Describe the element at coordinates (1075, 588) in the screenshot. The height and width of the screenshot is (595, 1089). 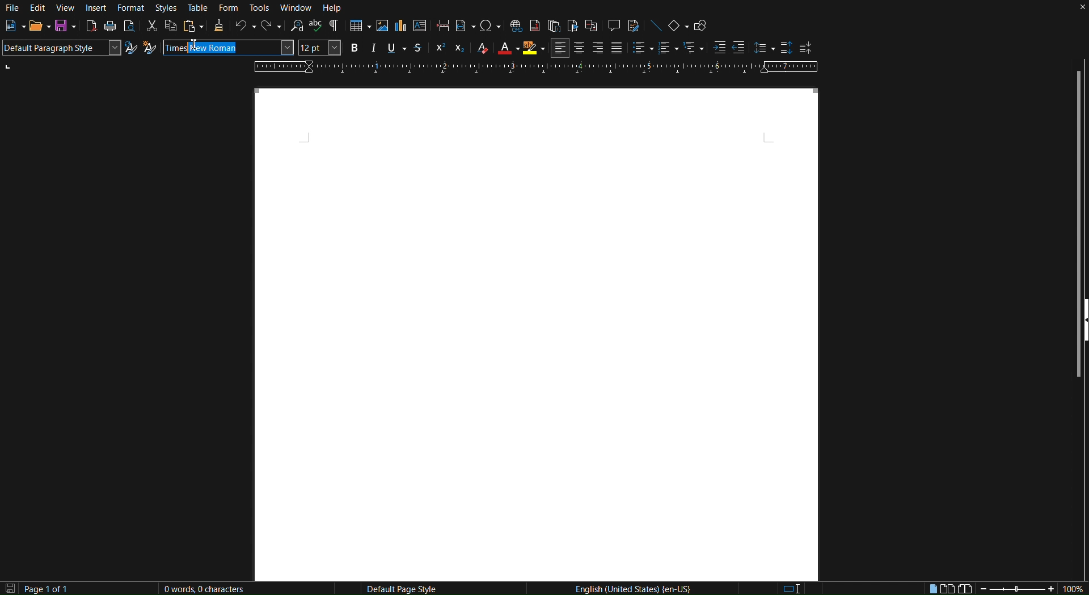
I see `Zoom factor` at that location.